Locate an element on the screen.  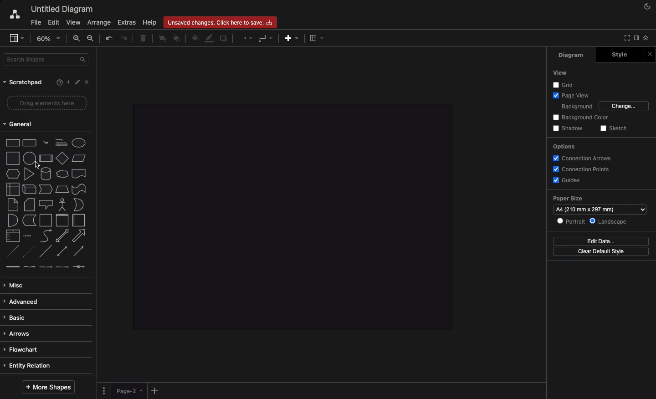
File is located at coordinates (37, 22).